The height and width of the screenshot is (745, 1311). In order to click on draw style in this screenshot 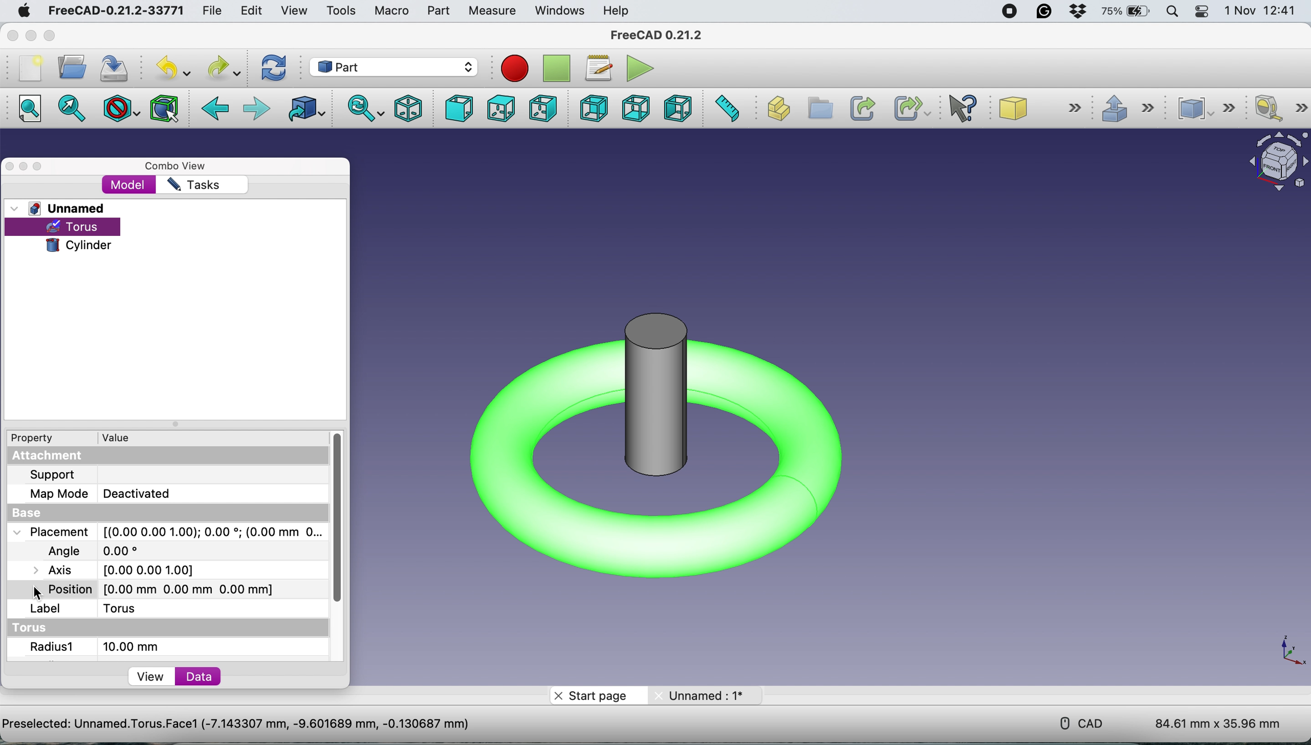, I will do `click(123, 107)`.